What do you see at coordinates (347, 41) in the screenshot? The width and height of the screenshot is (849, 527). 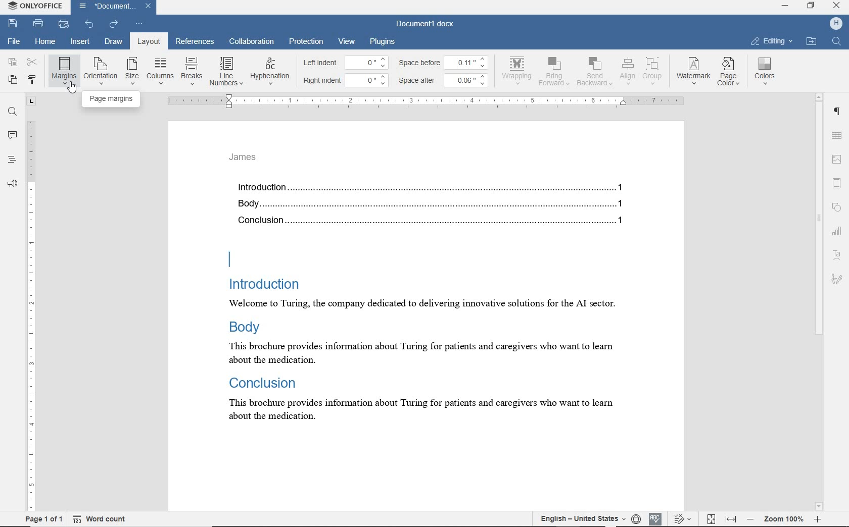 I see `view` at bounding box center [347, 41].